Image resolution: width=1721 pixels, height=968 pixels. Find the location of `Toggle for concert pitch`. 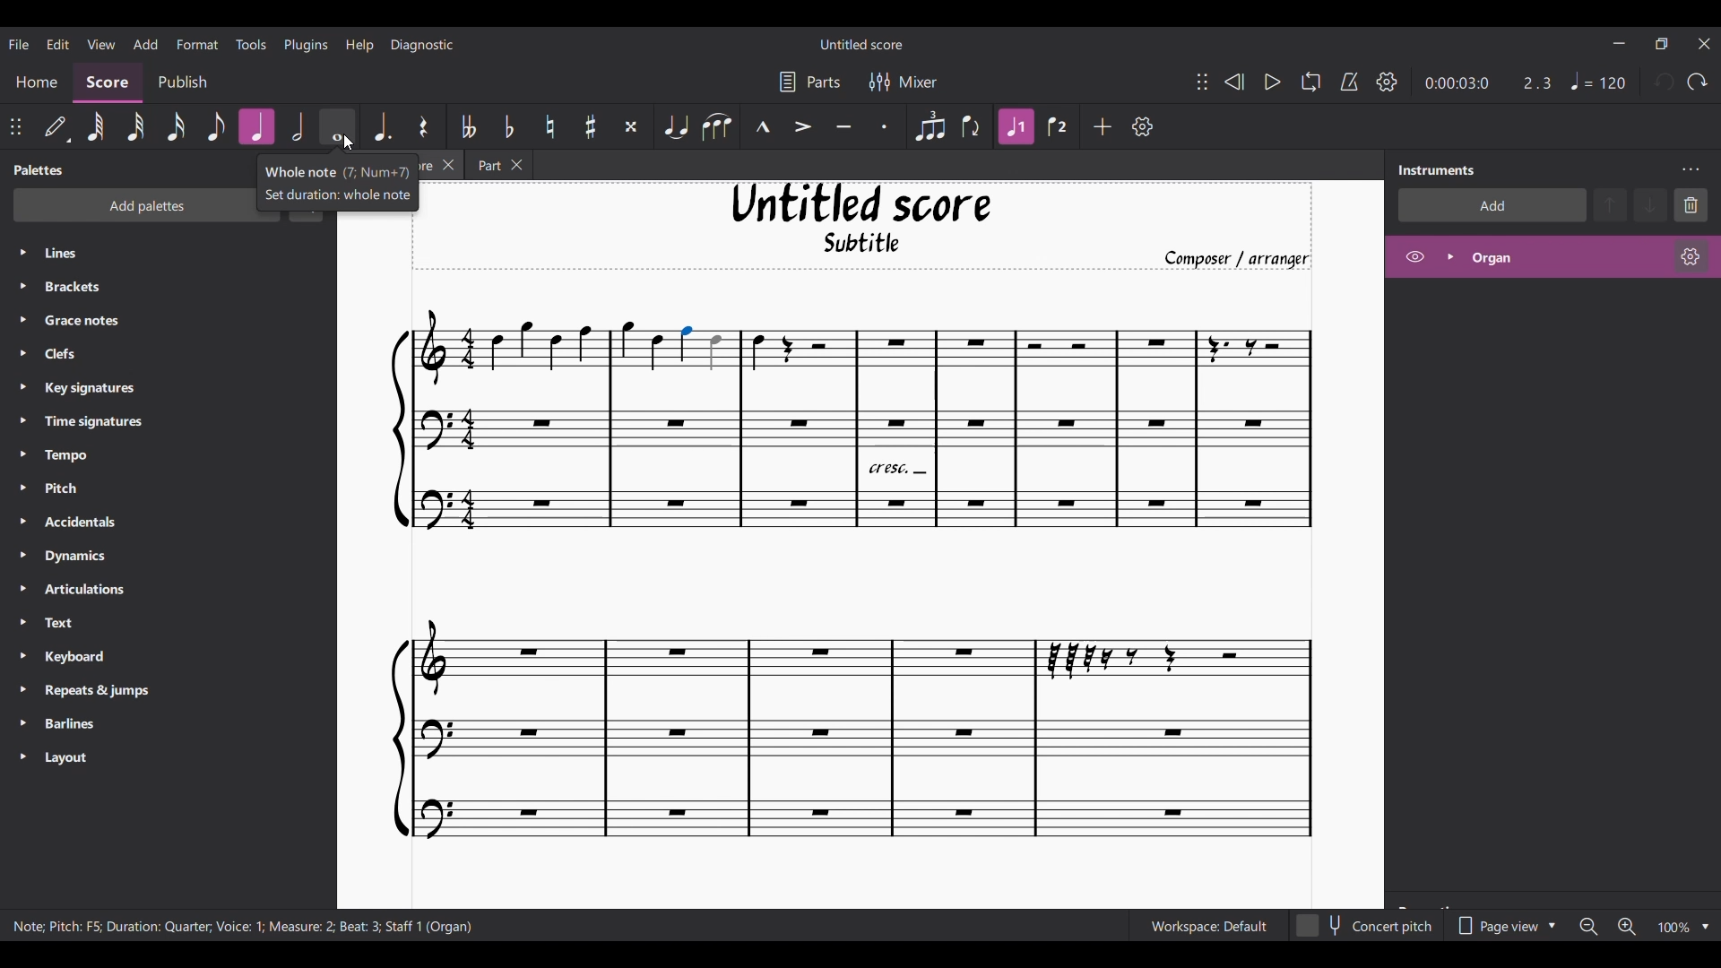

Toggle for concert pitch is located at coordinates (1365, 926).